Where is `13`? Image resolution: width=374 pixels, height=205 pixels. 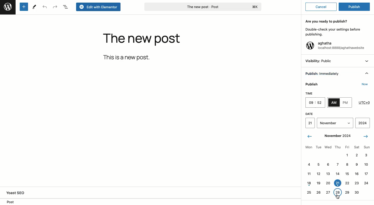 13 is located at coordinates (327, 173).